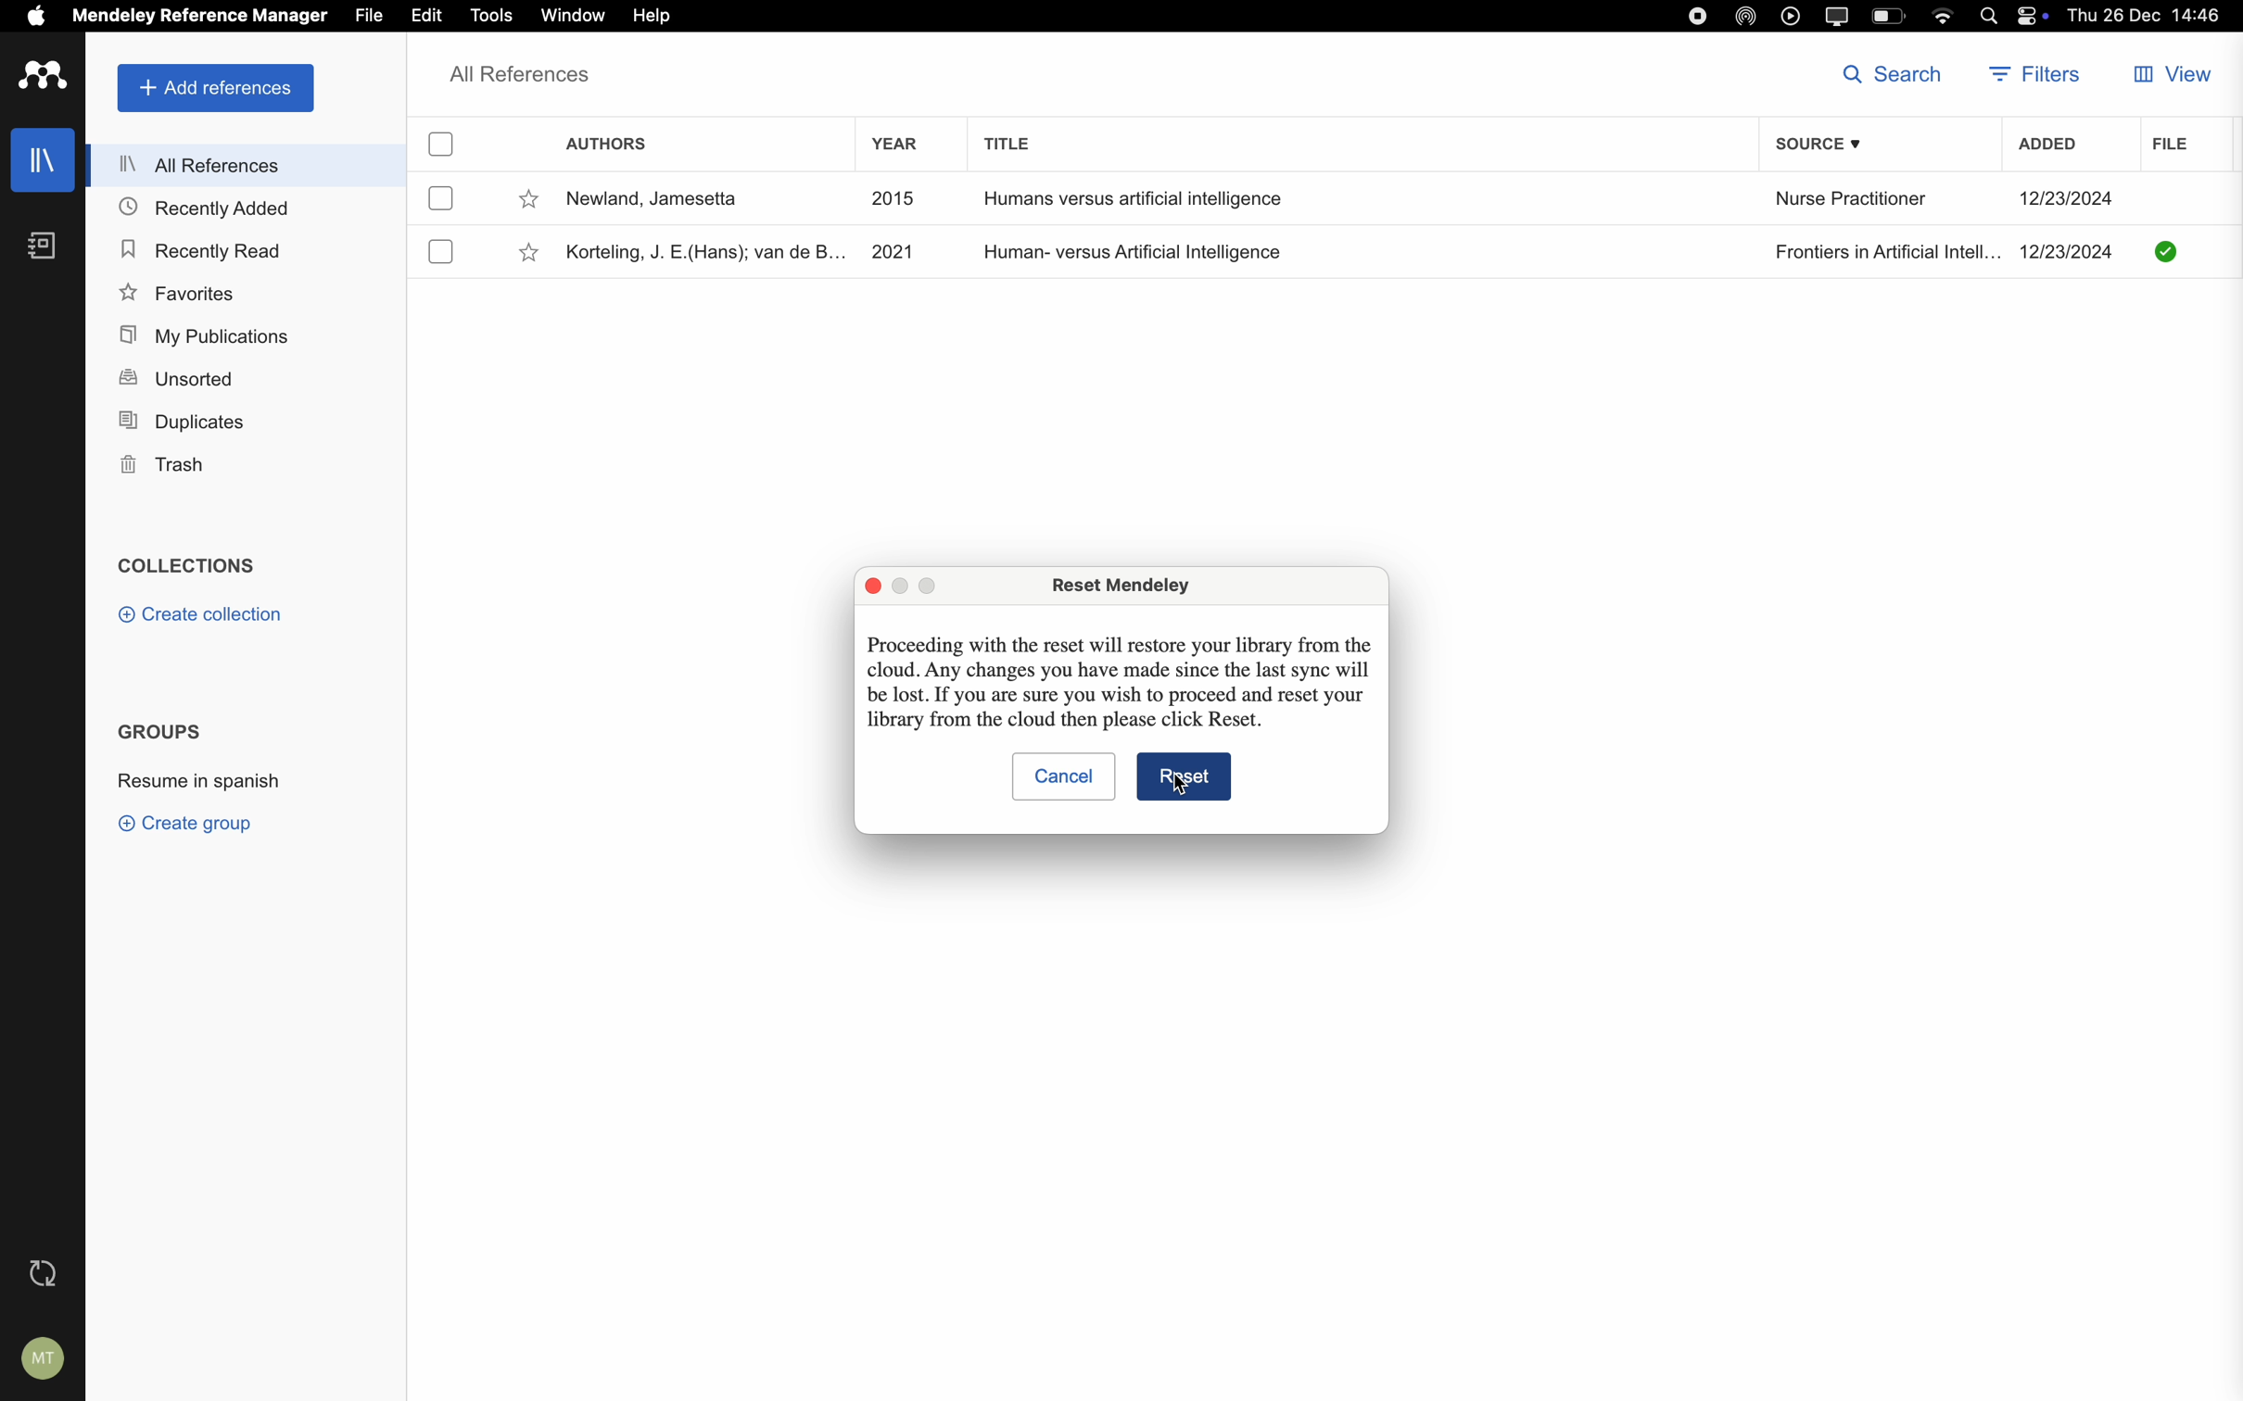 The width and height of the screenshot is (2243, 1401). Describe the element at coordinates (602, 143) in the screenshot. I see `authors` at that location.